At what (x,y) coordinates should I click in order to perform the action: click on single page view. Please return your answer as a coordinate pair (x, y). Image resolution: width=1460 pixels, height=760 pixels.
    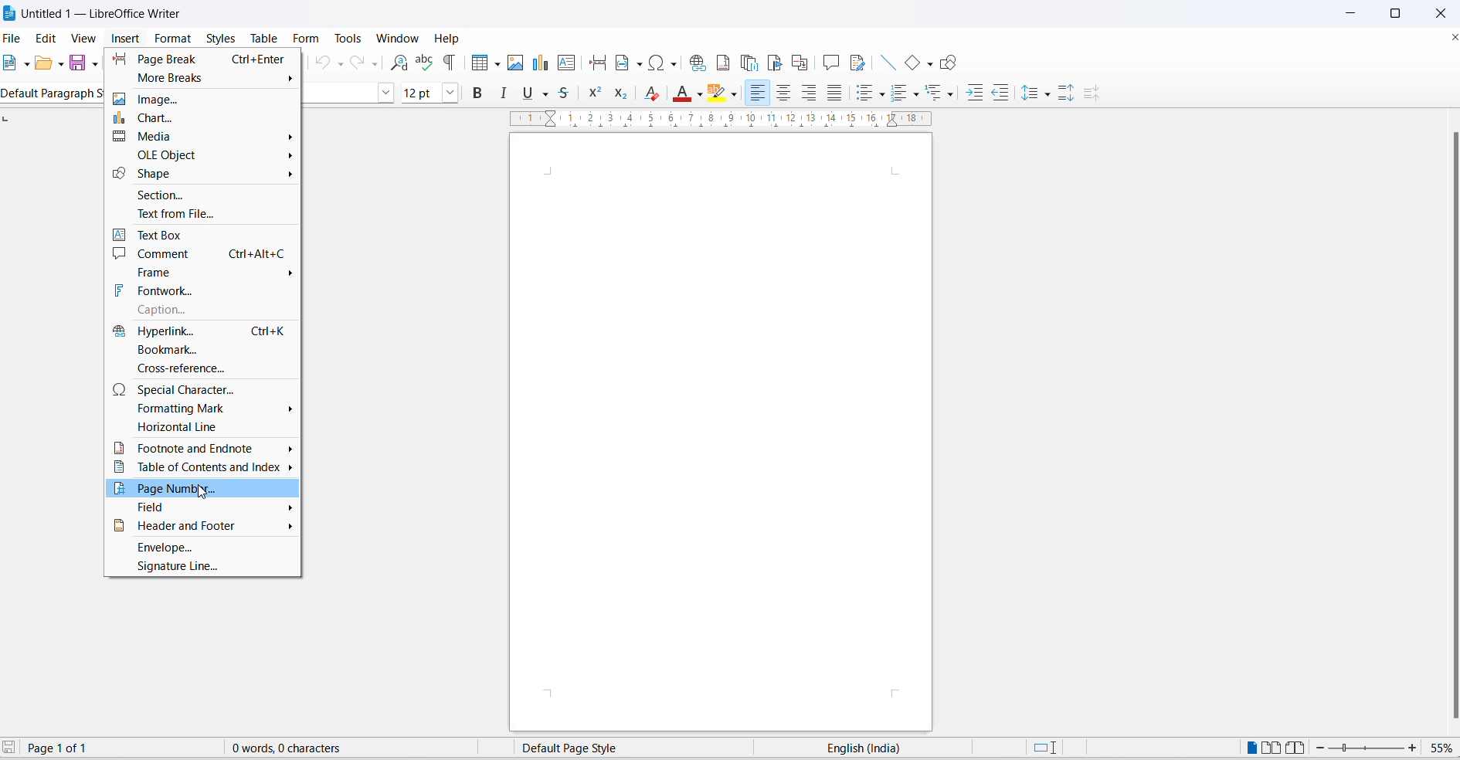
    Looking at the image, I should click on (1248, 748).